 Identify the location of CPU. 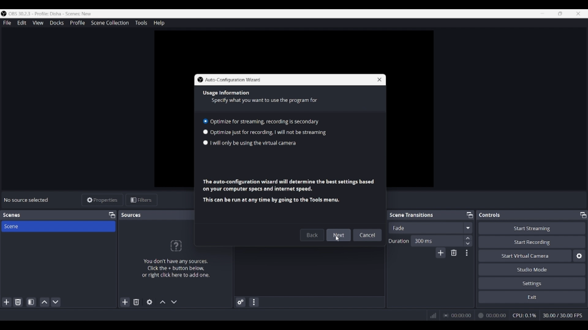
(525, 315).